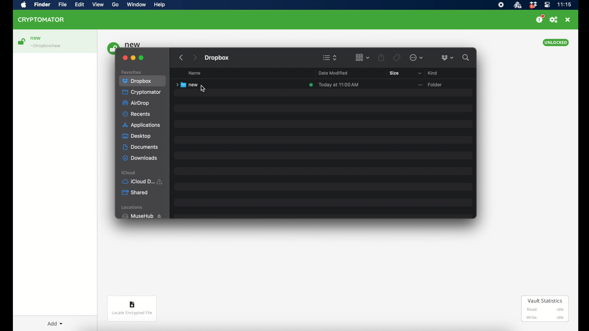 The height and width of the screenshot is (331, 589). I want to click on unlocked, so click(556, 43).